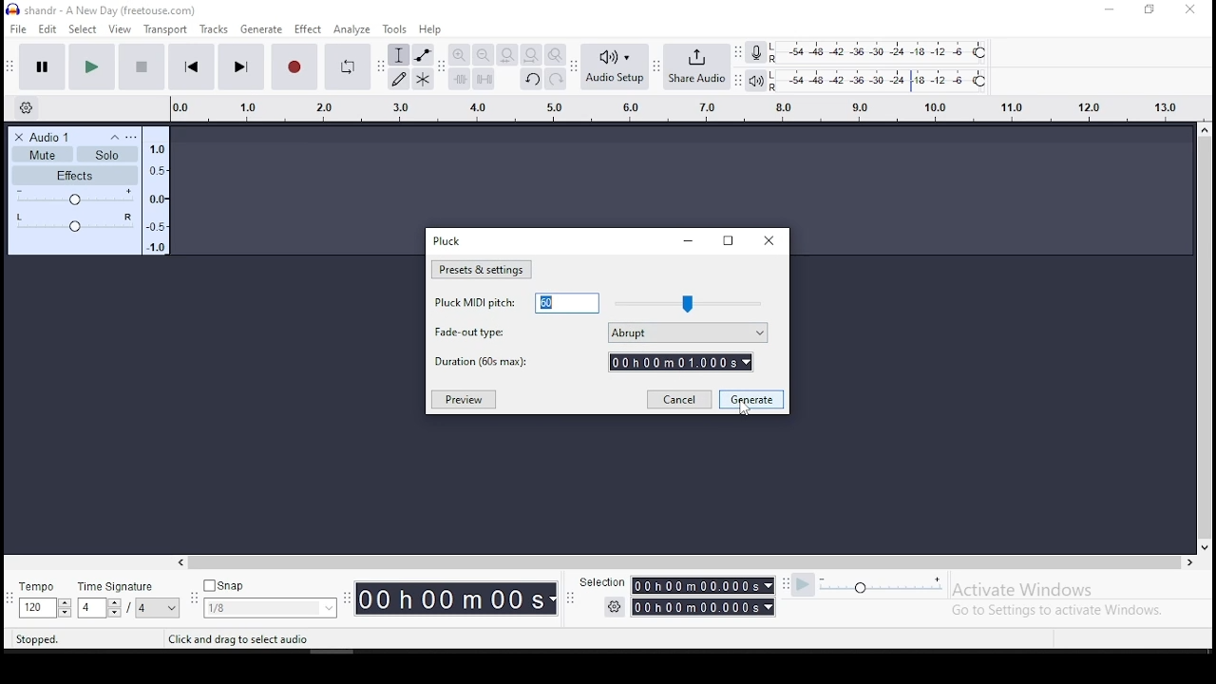 This screenshot has width=1216, height=684. I want to click on minimize, so click(690, 240).